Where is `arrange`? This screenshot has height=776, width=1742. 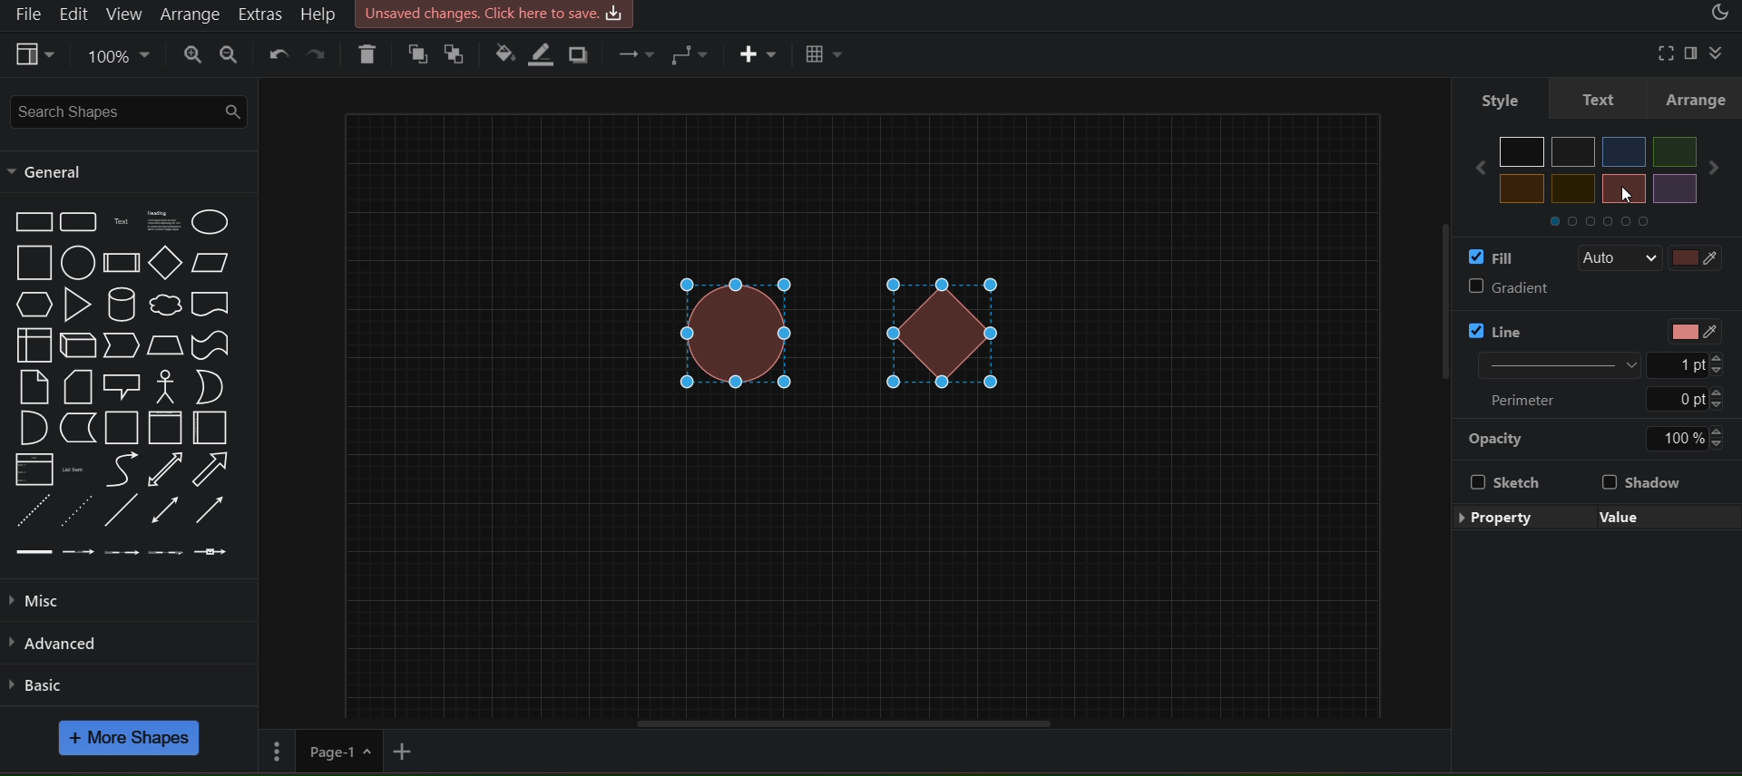
arrange is located at coordinates (189, 13).